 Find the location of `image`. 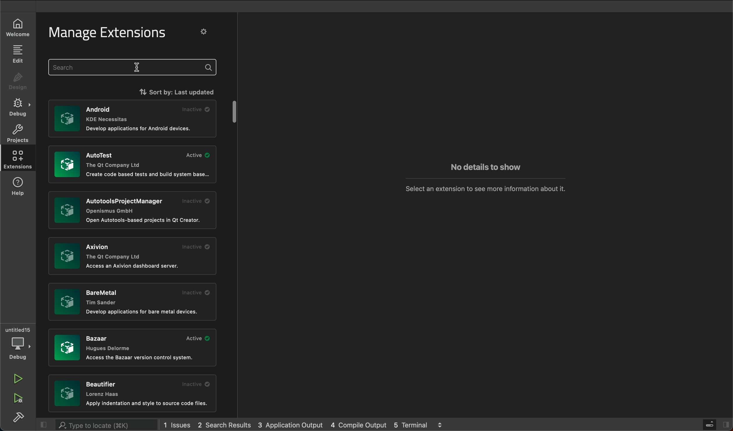

image is located at coordinates (67, 394).